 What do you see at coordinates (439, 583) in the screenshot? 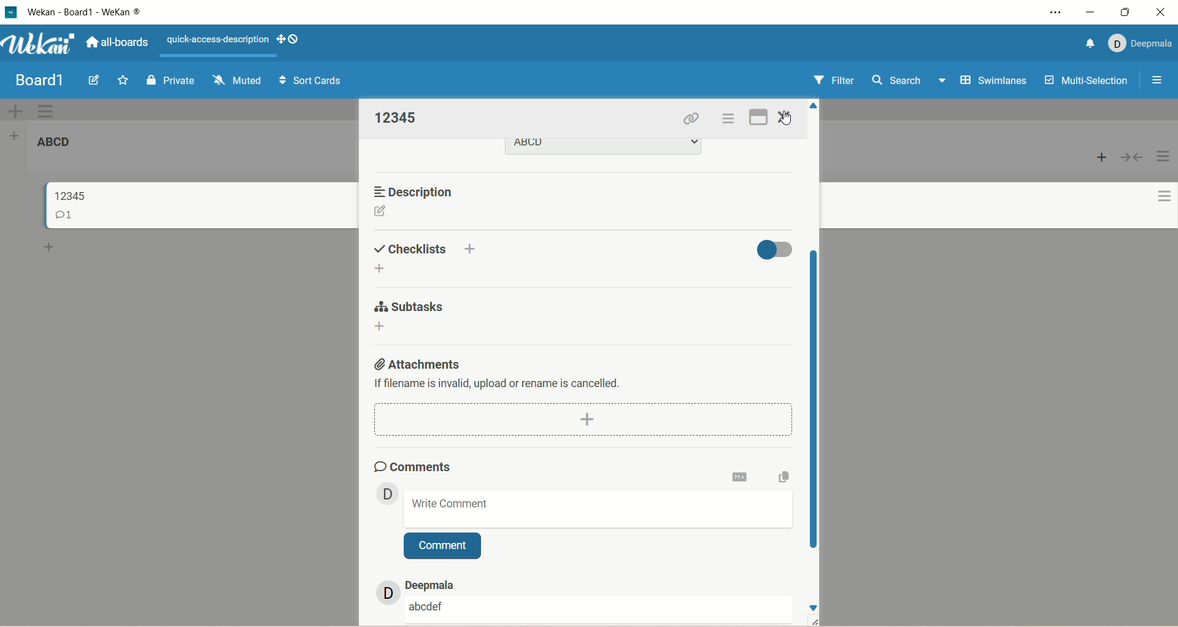
I see `name` at bounding box center [439, 583].